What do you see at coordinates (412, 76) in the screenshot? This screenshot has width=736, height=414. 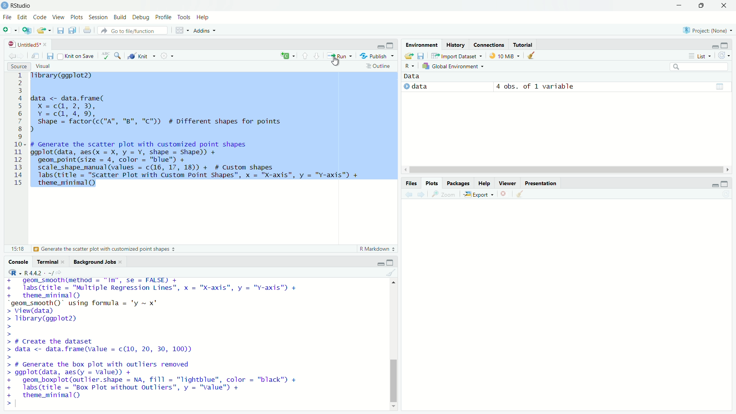 I see `Data` at bounding box center [412, 76].